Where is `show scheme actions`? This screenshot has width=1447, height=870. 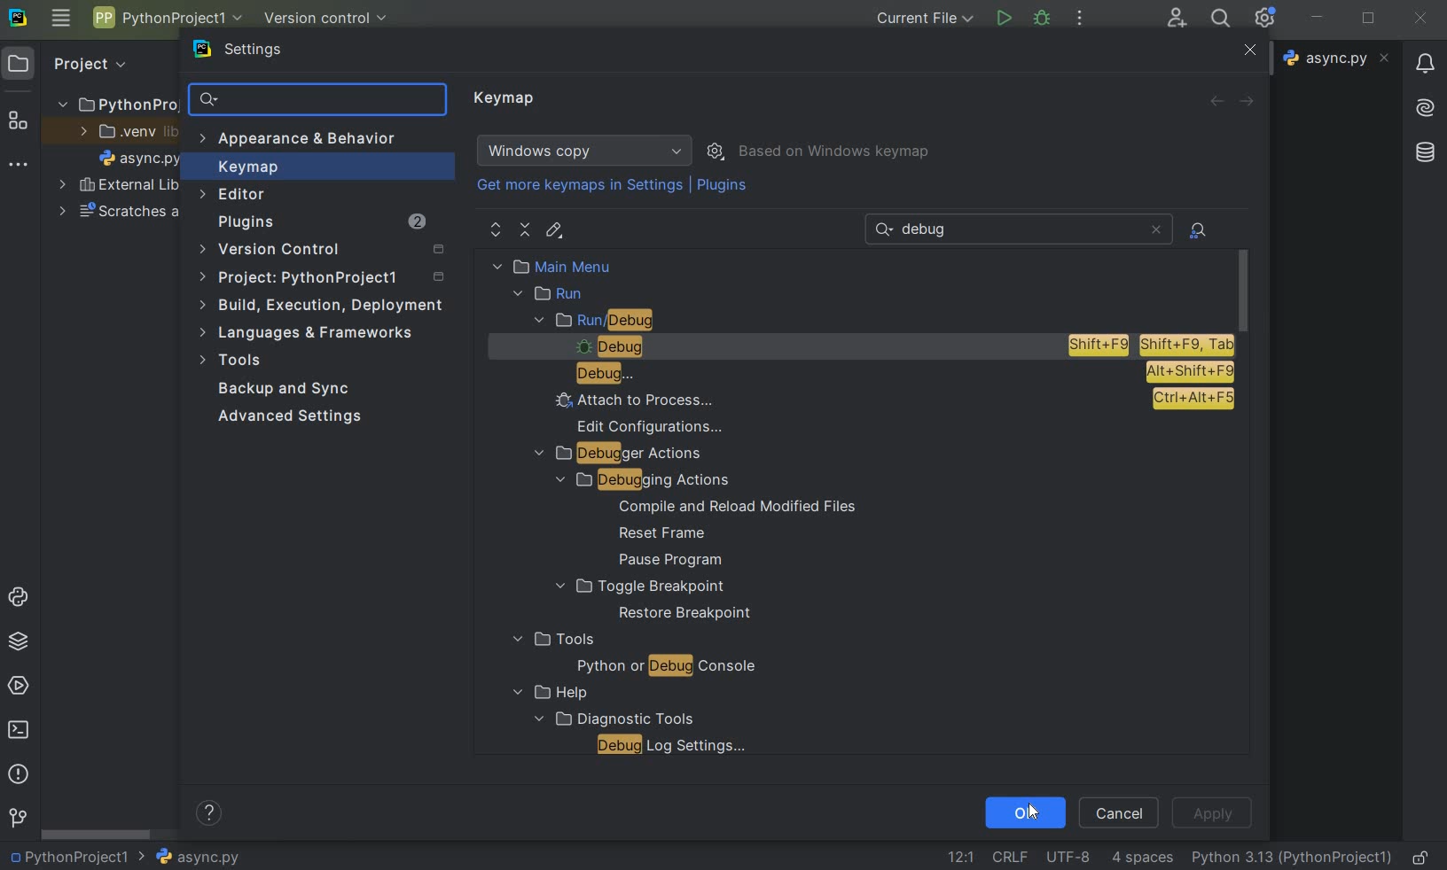
show scheme actions is located at coordinates (717, 150).